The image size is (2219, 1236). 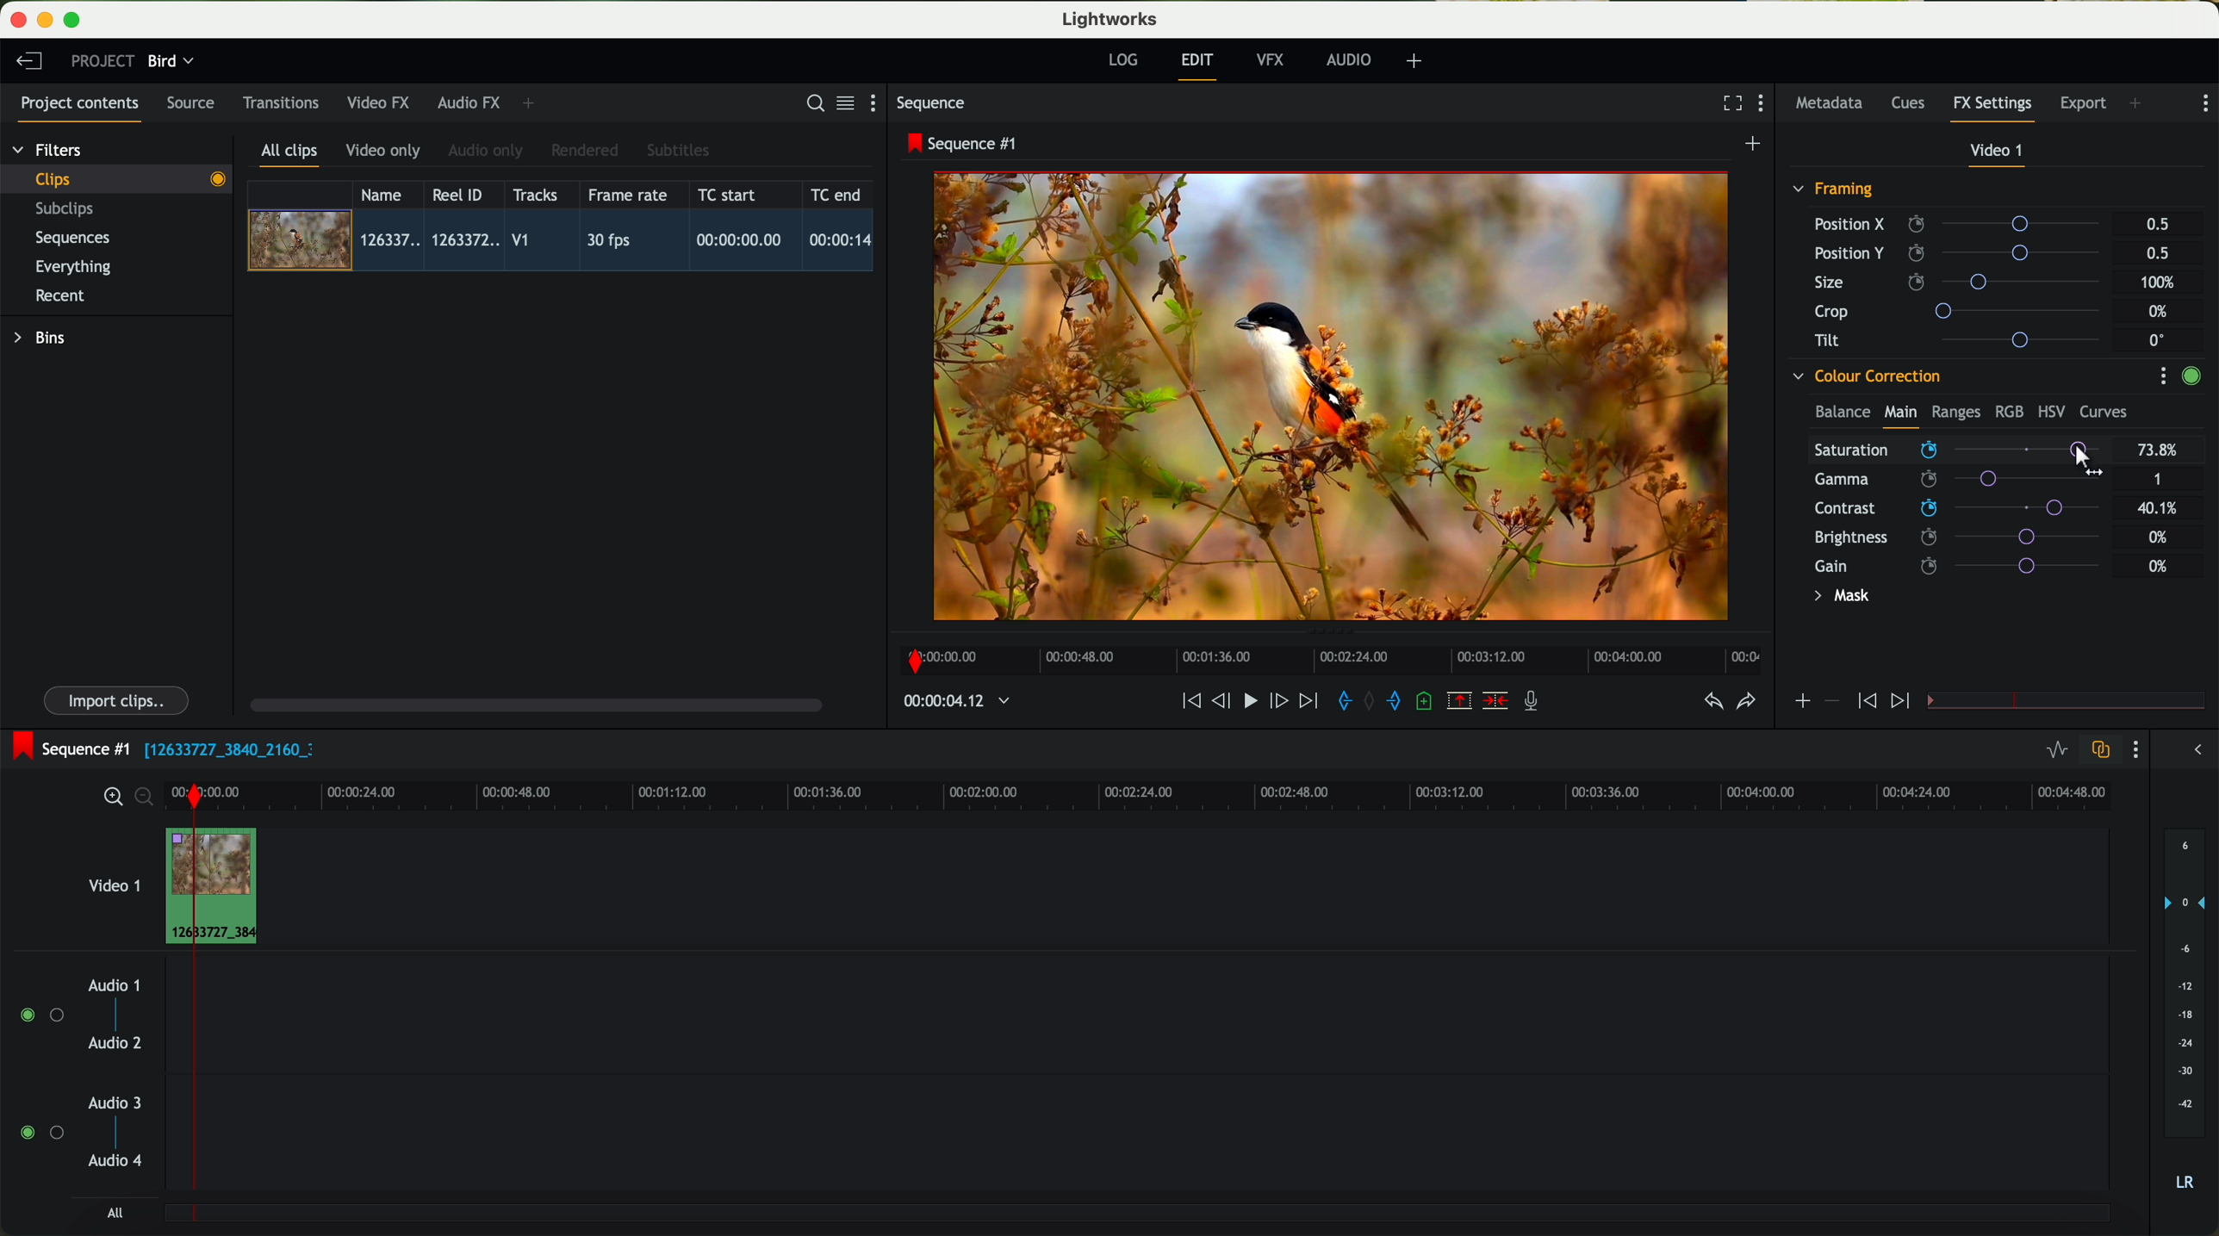 I want to click on nudge one frame back, so click(x=1224, y=703).